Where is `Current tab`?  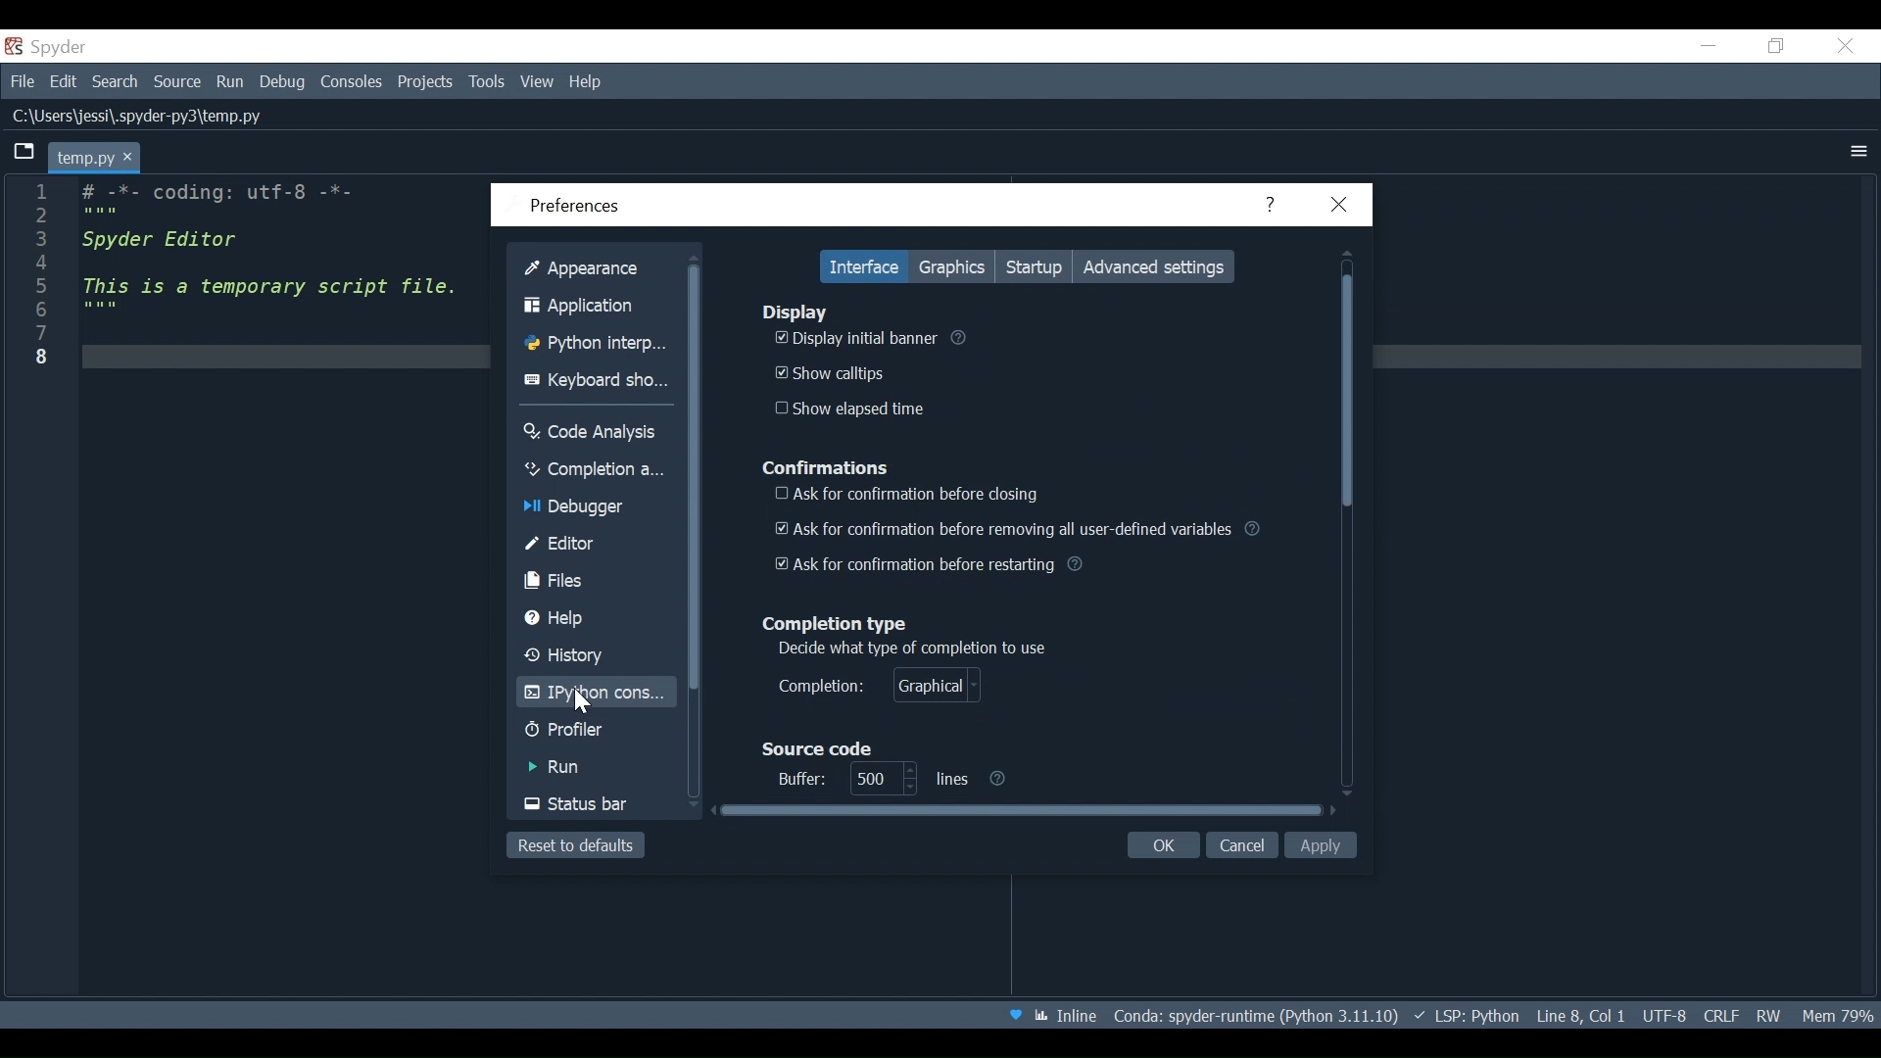 Current tab is located at coordinates (95, 157).